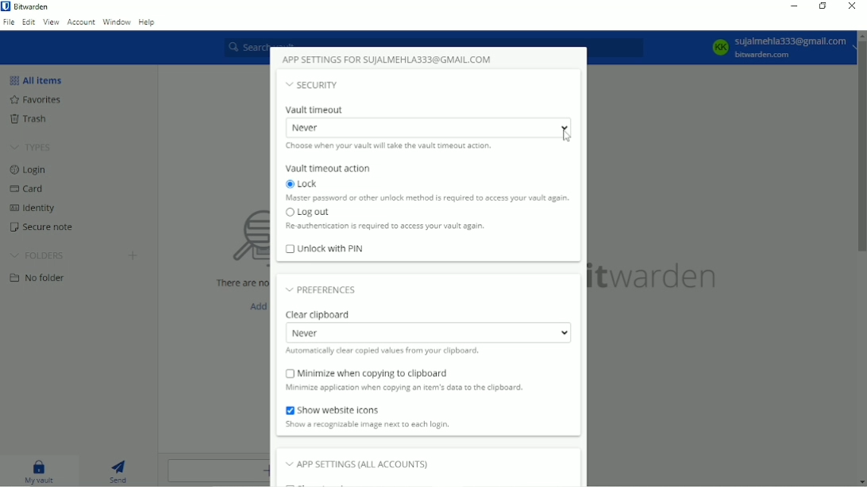 The width and height of the screenshot is (867, 487). Describe the element at coordinates (385, 148) in the screenshot. I see `Choose when your vault will take the vault timeout action.` at that location.